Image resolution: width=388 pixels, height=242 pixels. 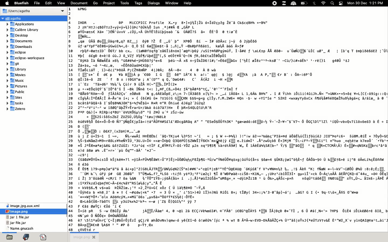 I want to click on pictures, so click(x=18, y=86).